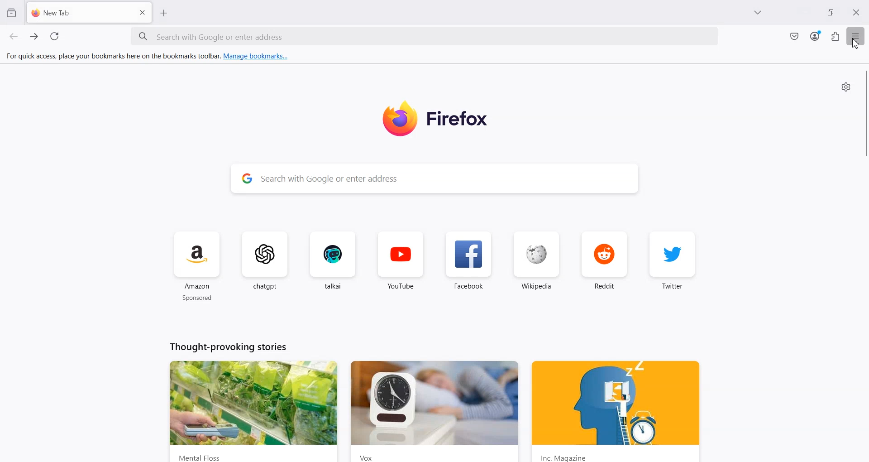 The image size is (869, 462). What do you see at coordinates (815, 36) in the screenshot?
I see `Account` at bounding box center [815, 36].